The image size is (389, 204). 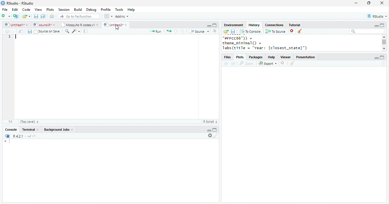 What do you see at coordinates (43, 16) in the screenshot?
I see `save all` at bounding box center [43, 16].